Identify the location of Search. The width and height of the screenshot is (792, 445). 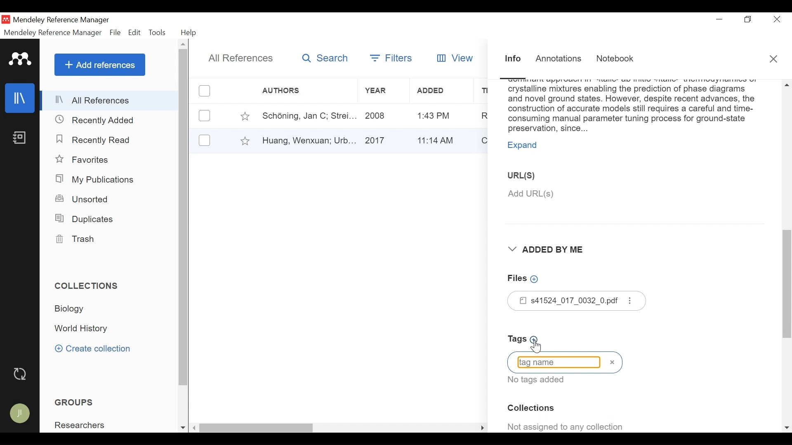
(325, 58).